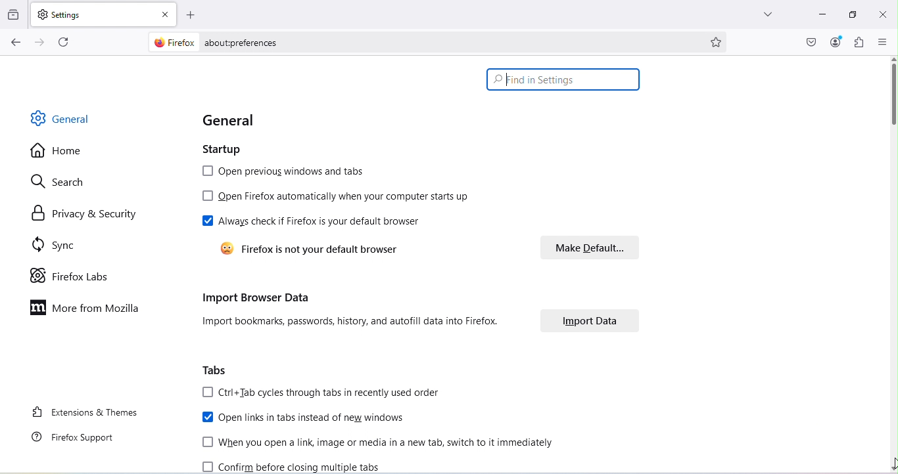 Image resolution: width=898 pixels, height=474 pixels. What do you see at coordinates (892, 59) in the screenshot?
I see `move up` at bounding box center [892, 59].